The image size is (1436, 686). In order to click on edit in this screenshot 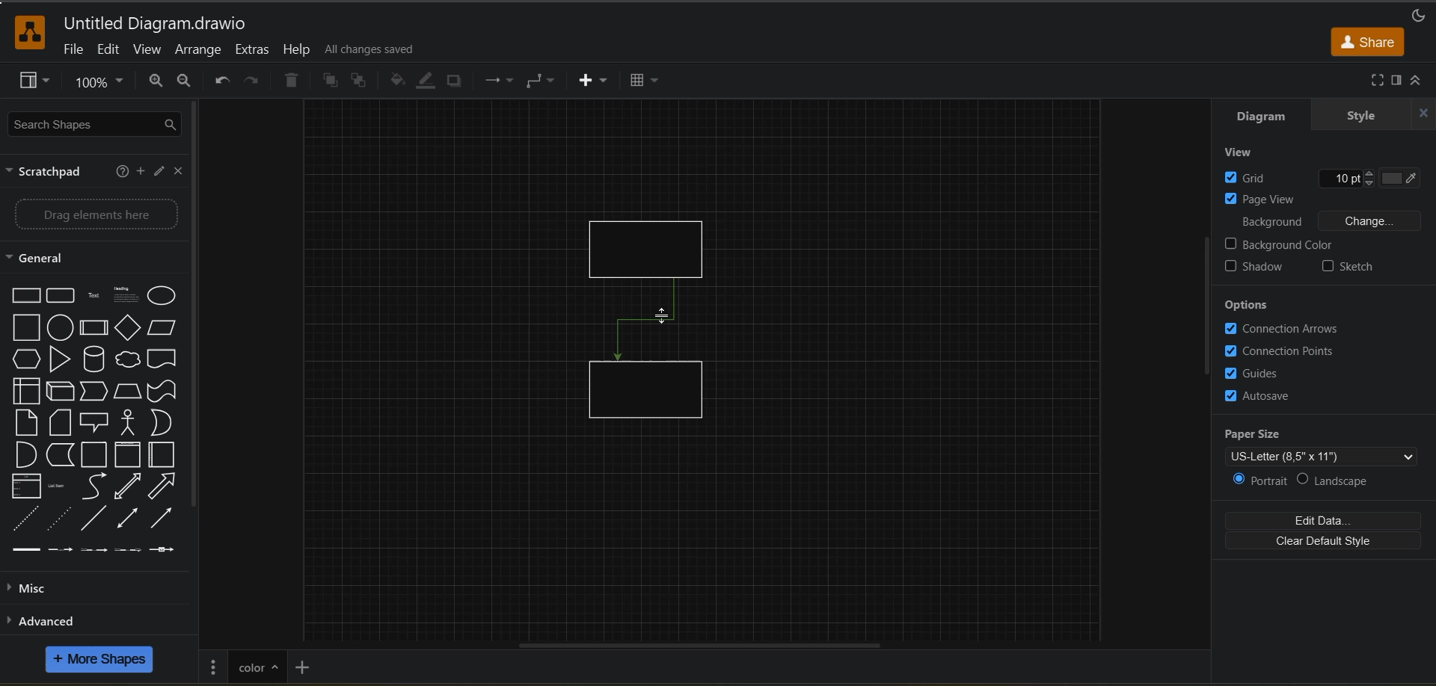, I will do `click(158, 173)`.